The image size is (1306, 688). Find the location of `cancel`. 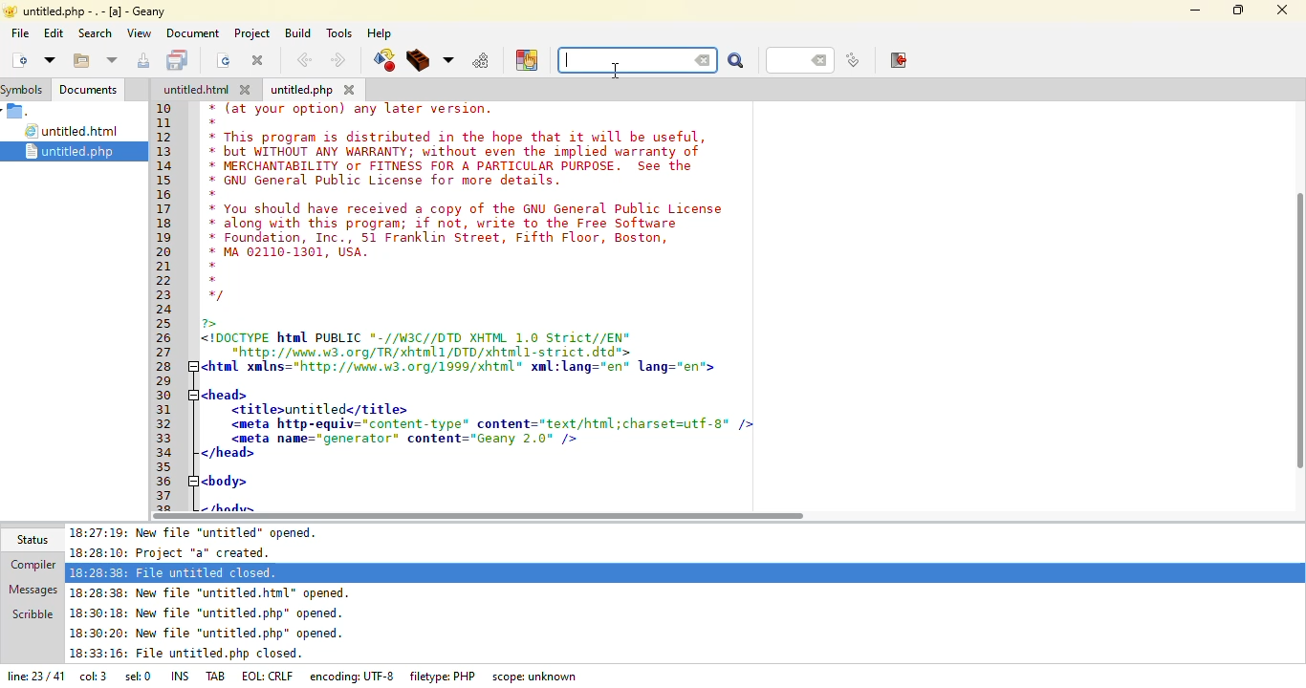

cancel is located at coordinates (704, 61).